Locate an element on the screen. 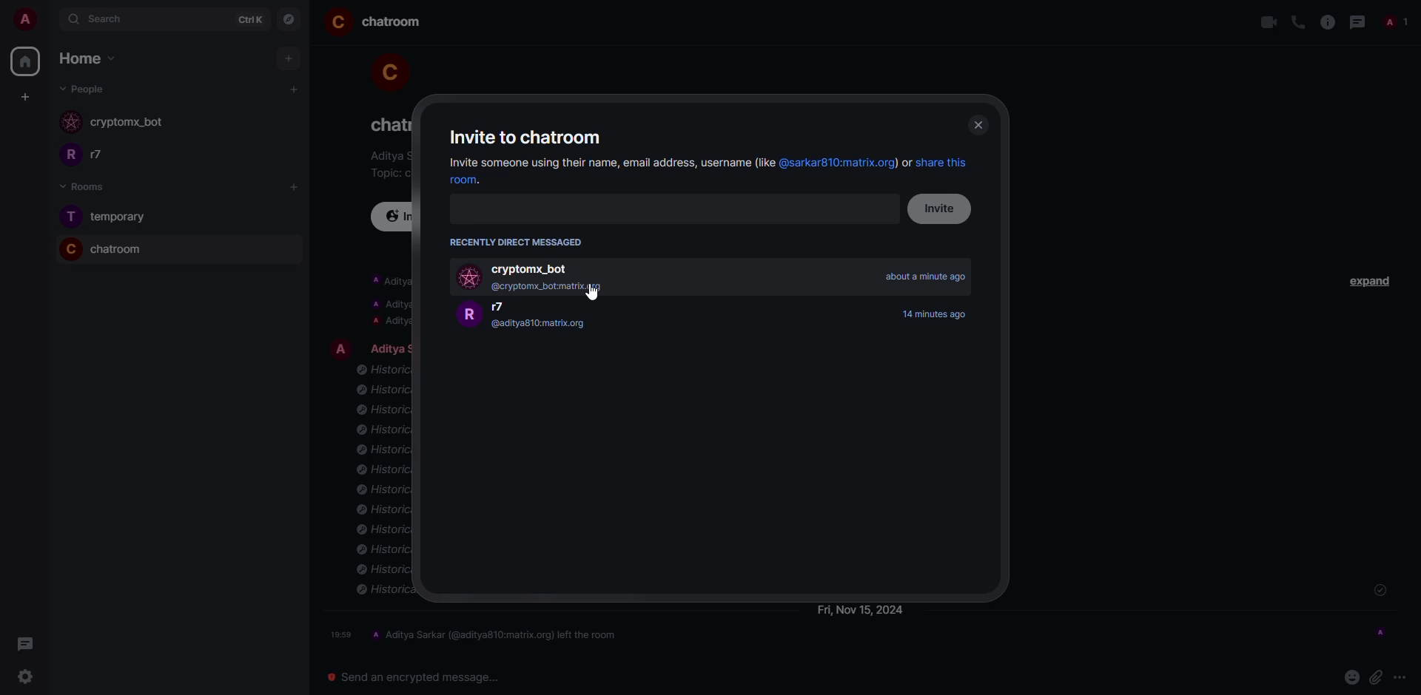  profile is located at coordinates (67, 248).